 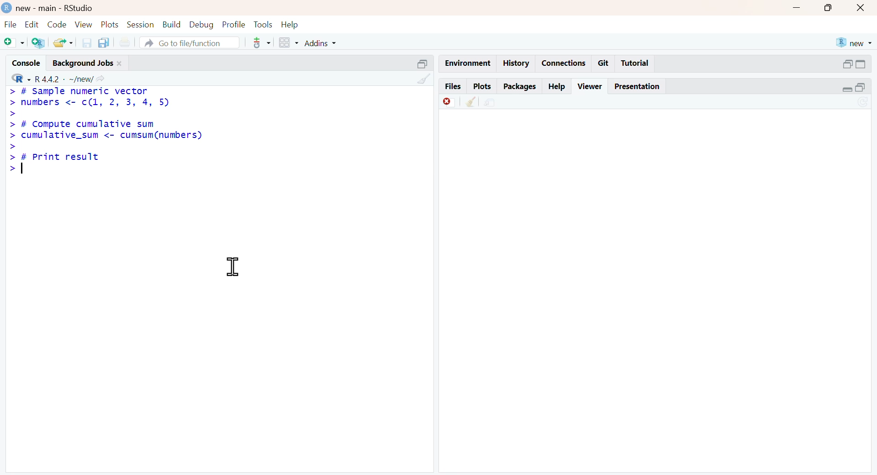 I want to click on edit, so click(x=32, y=24).